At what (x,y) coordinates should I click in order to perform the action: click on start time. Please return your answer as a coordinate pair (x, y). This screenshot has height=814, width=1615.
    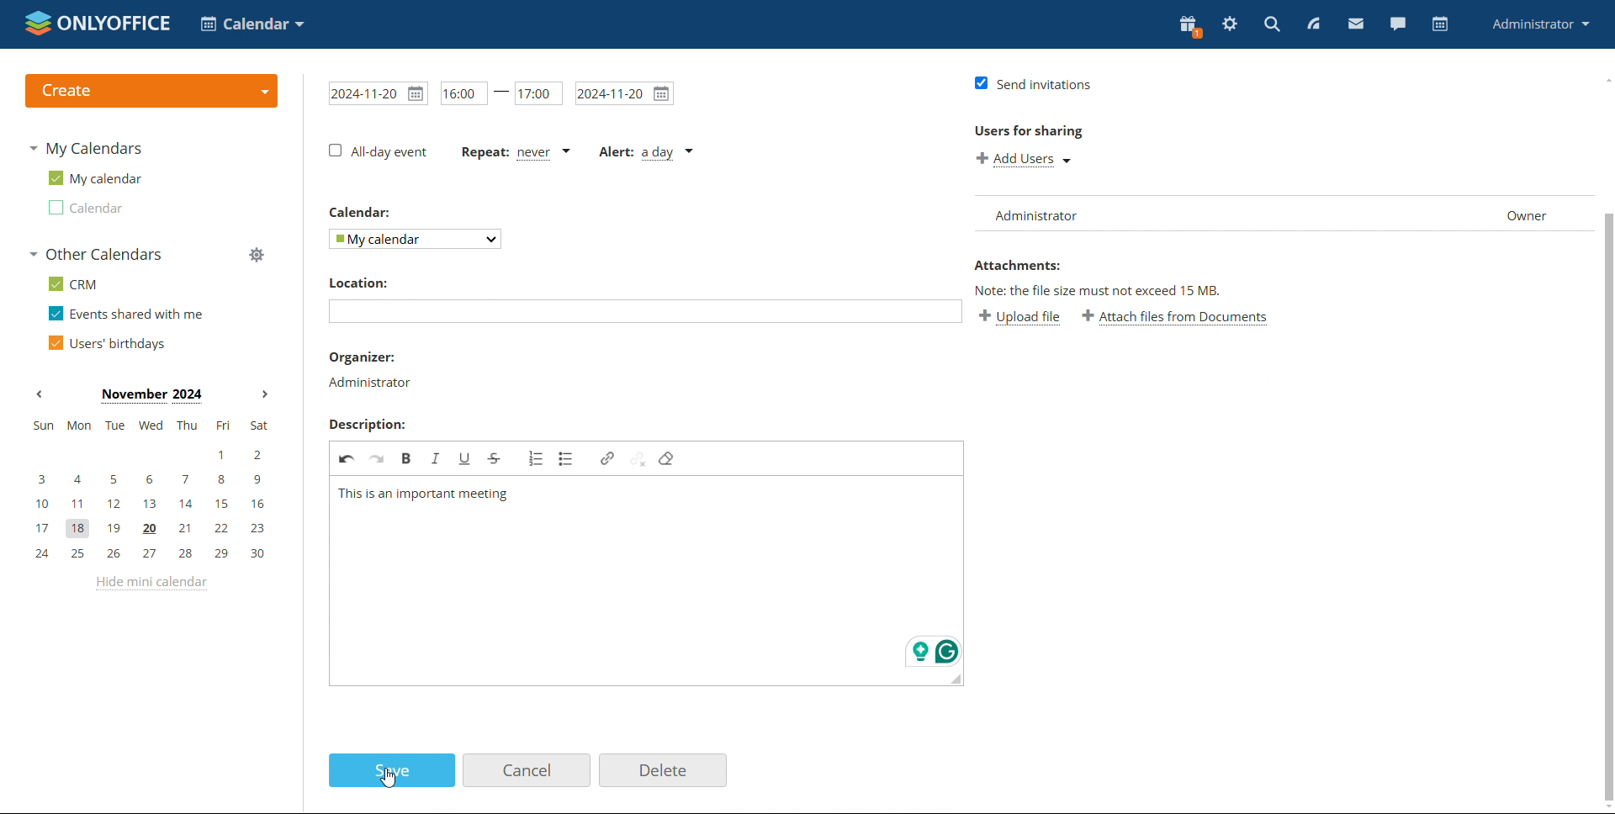
    Looking at the image, I should click on (464, 92).